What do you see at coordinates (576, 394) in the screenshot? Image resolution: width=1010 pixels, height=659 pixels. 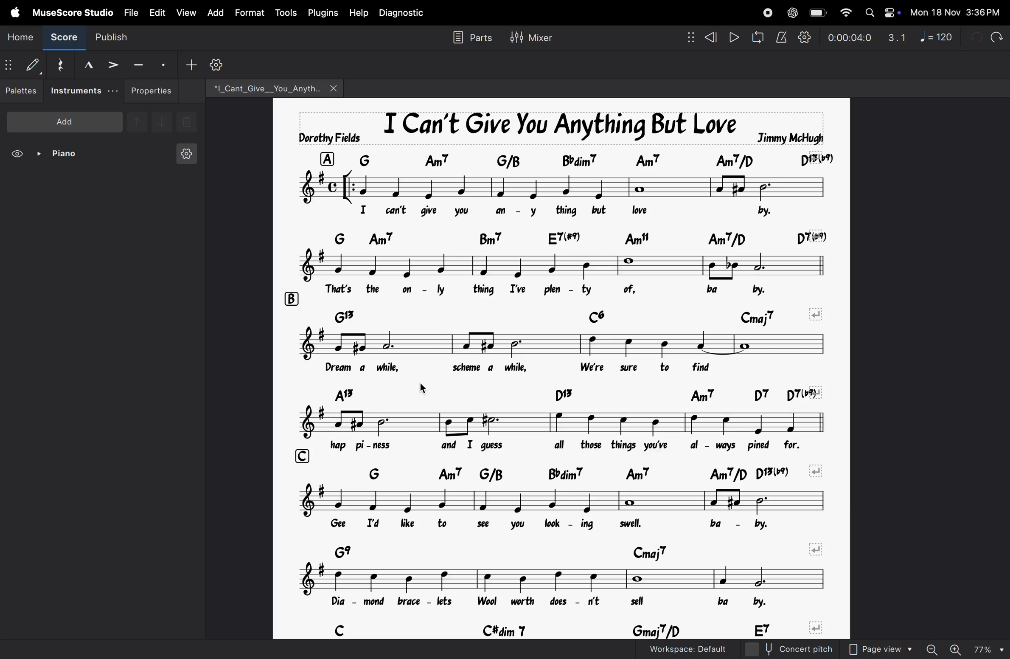 I see `chord symbols` at bounding box center [576, 394].